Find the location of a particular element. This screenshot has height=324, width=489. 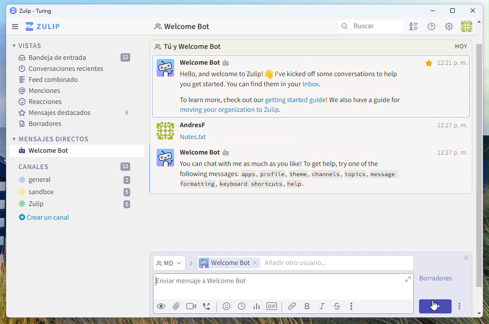

2, Tay Welcome Bot HOY
[=] Welcome Bot * 1221p.m
Hello, and welcome to Zulip! #) I've kicked off some conversations to help
You get started. You can find them in your Inbox.
To learn more, check out our getting started guide! We also have a guide for
moving your organization to Zulip. is located at coordinates (311, 76).